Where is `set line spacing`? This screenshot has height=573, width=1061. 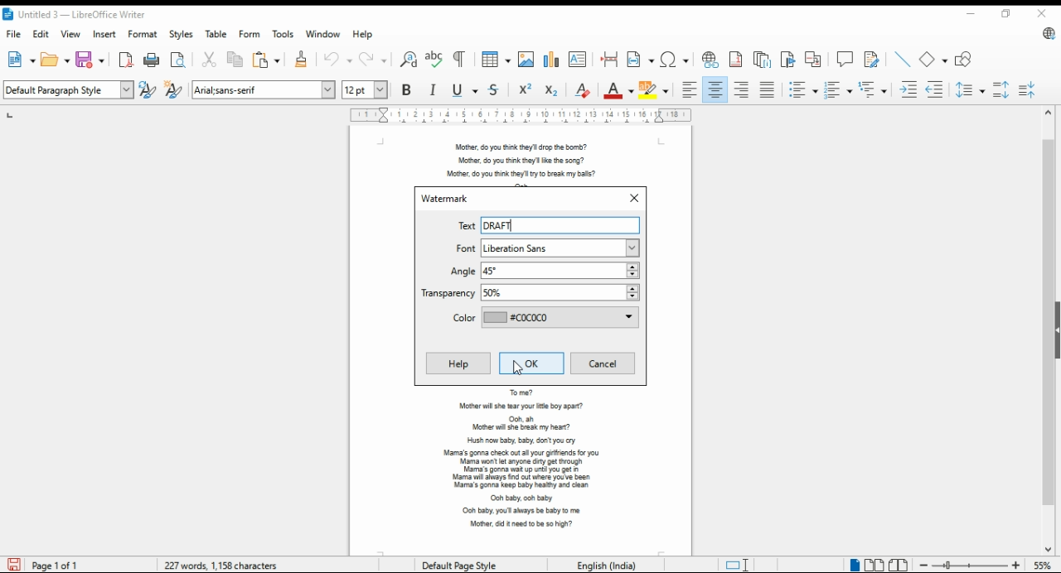
set line spacing is located at coordinates (970, 90).